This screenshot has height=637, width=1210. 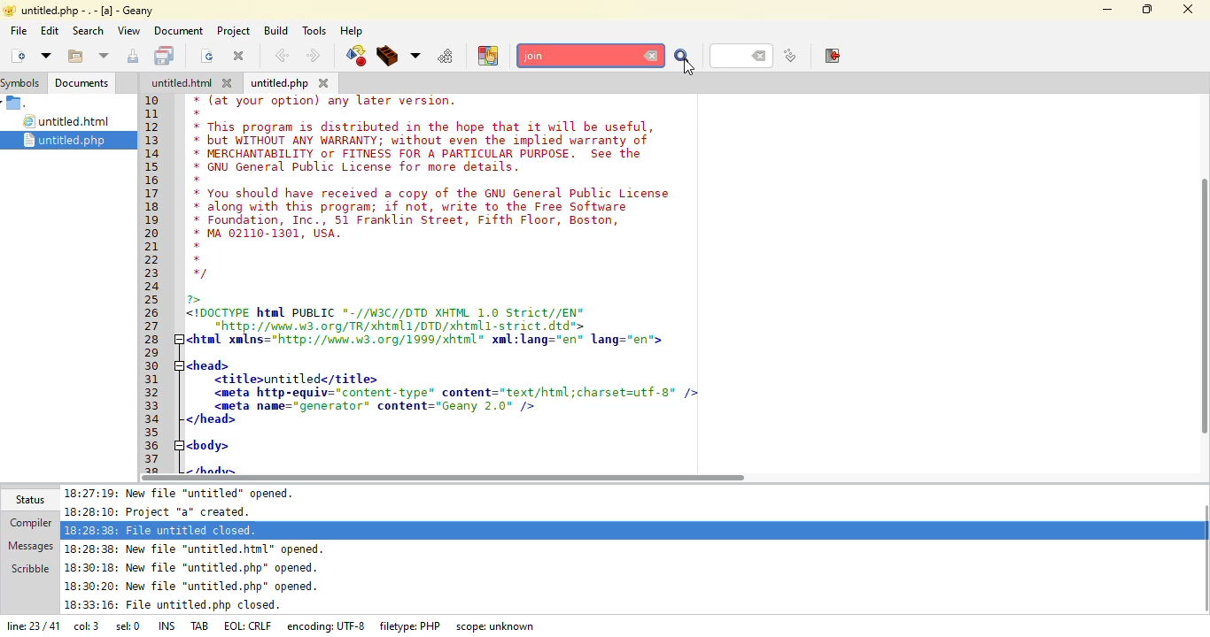 What do you see at coordinates (151, 127) in the screenshot?
I see `12` at bounding box center [151, 127].